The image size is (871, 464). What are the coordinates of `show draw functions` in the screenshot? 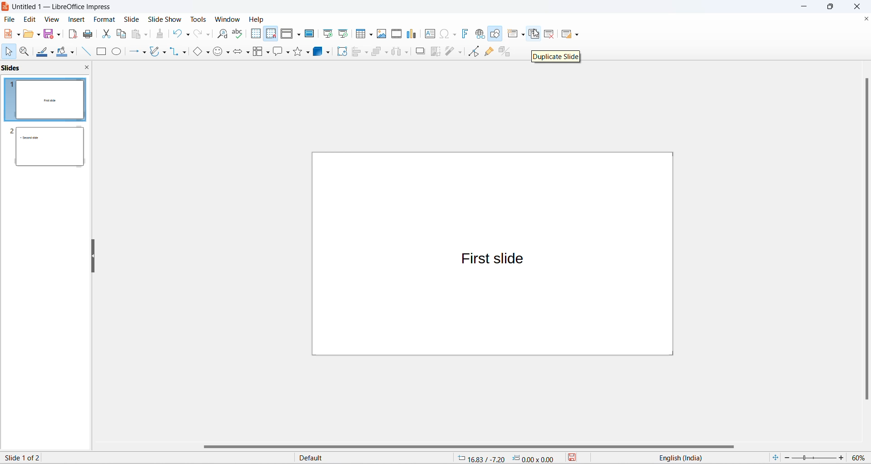 It's located at (495, 33).